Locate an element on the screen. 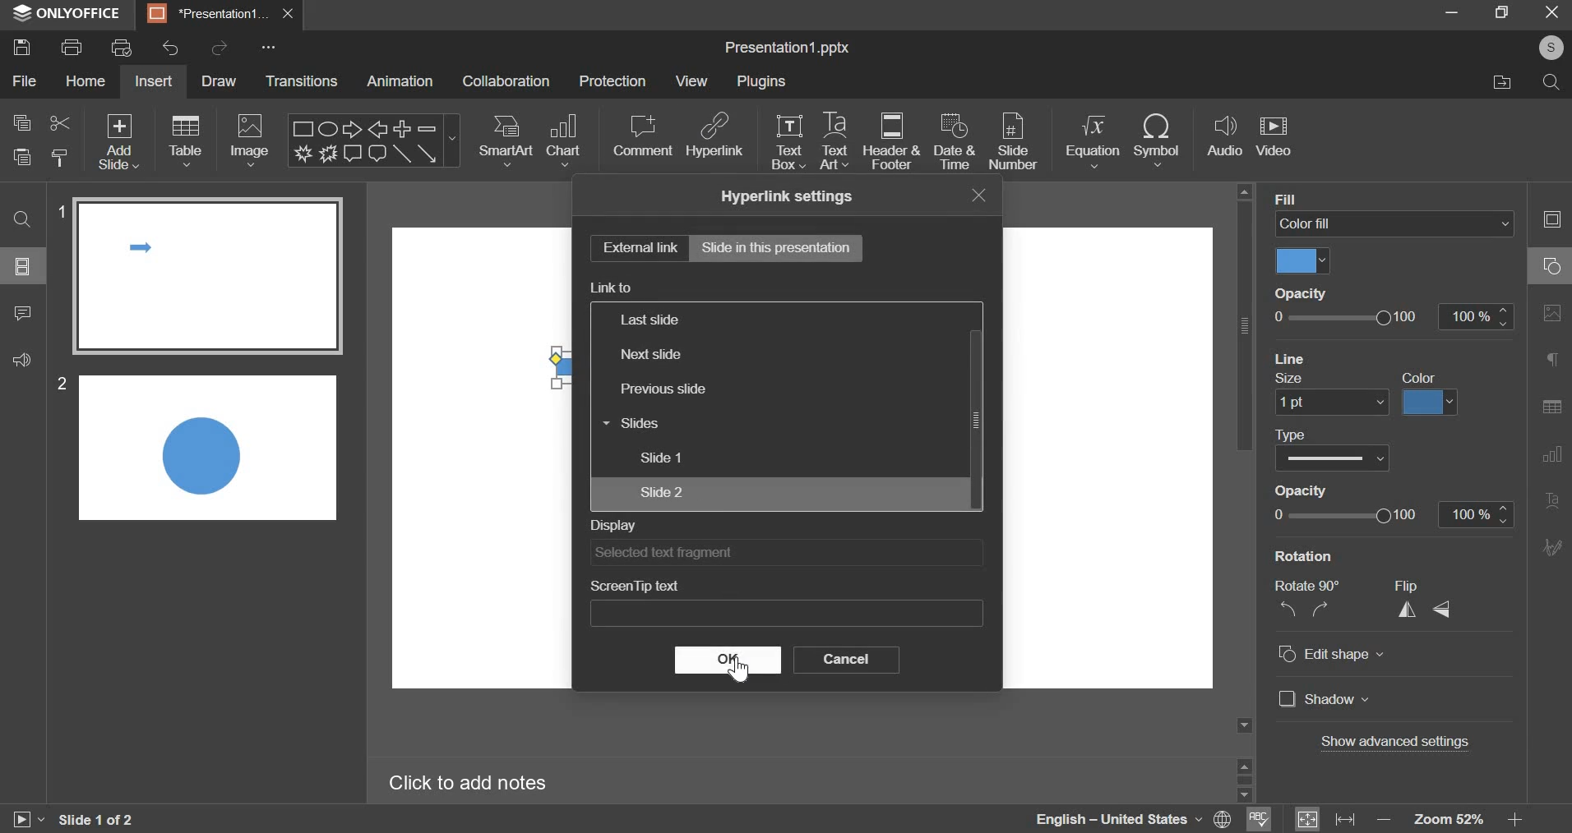 Image resolution: width=1572 pixels, height=833 pixels. Text Art settings is located at coordinates (1554, 499).